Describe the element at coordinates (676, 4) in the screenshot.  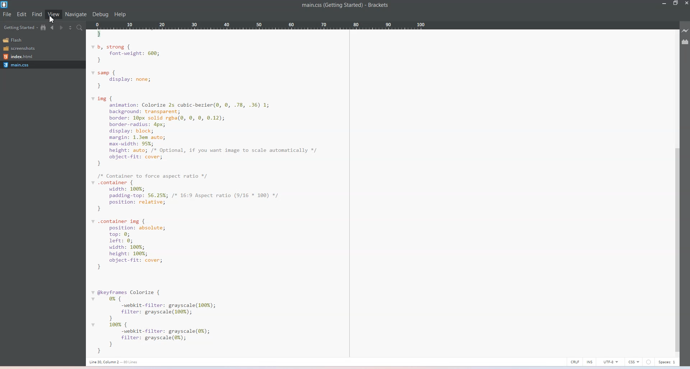
I see `Maximize` at that location.